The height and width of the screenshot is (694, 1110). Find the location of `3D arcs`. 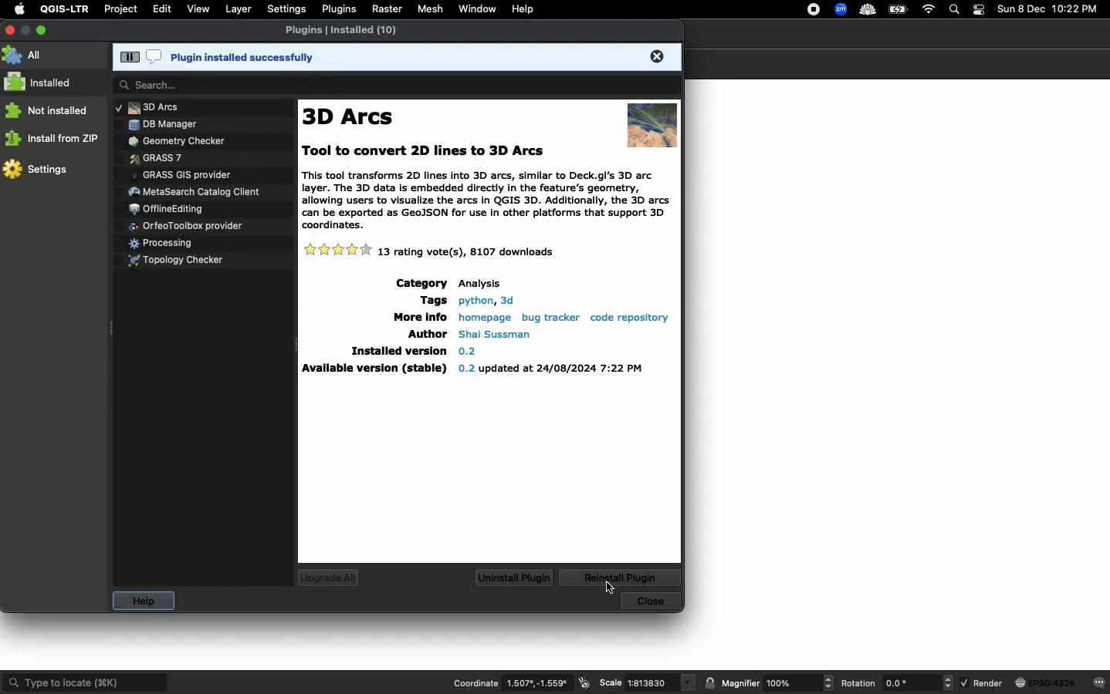

3D arcs is located at coordinates (352, 118).